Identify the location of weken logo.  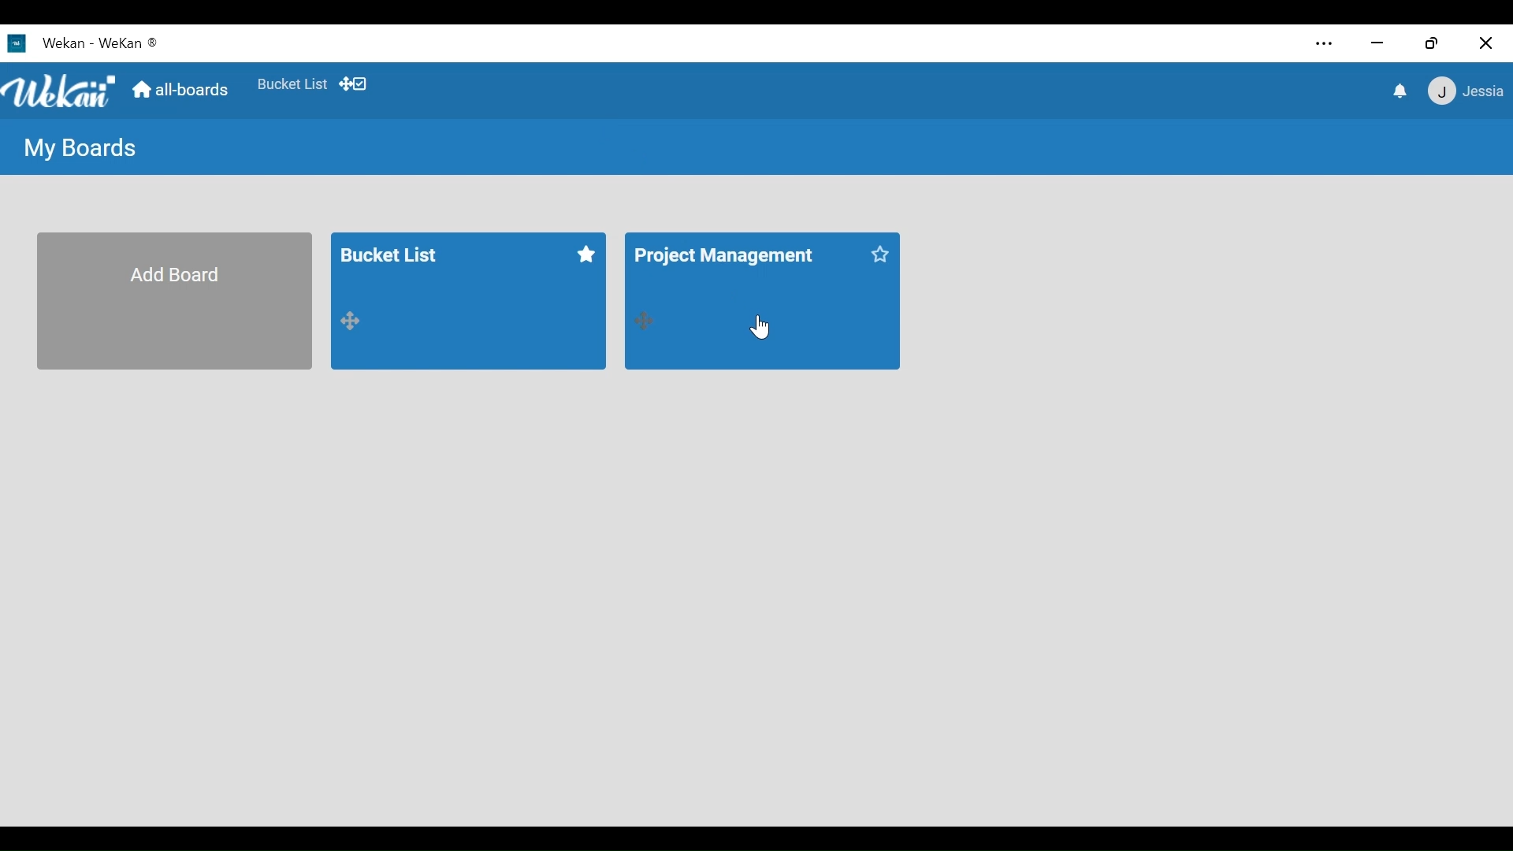
(60, 92).